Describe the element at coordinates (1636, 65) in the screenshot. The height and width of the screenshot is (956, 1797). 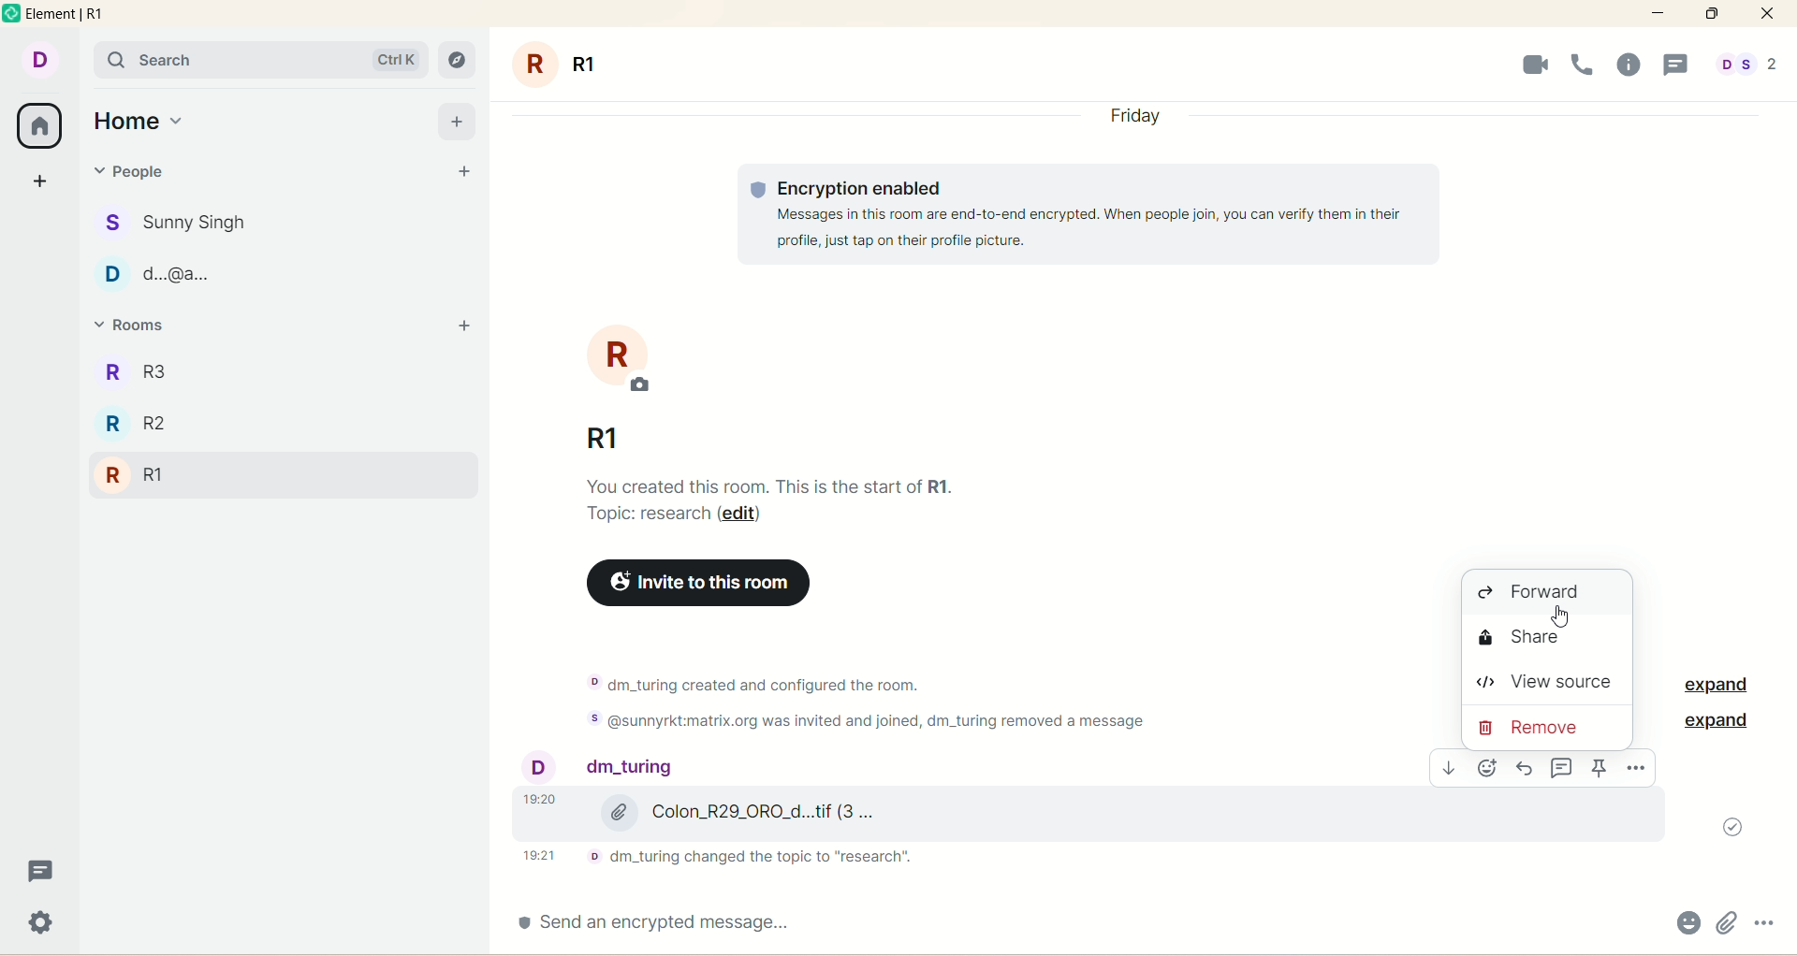
I see `room info` at that location.